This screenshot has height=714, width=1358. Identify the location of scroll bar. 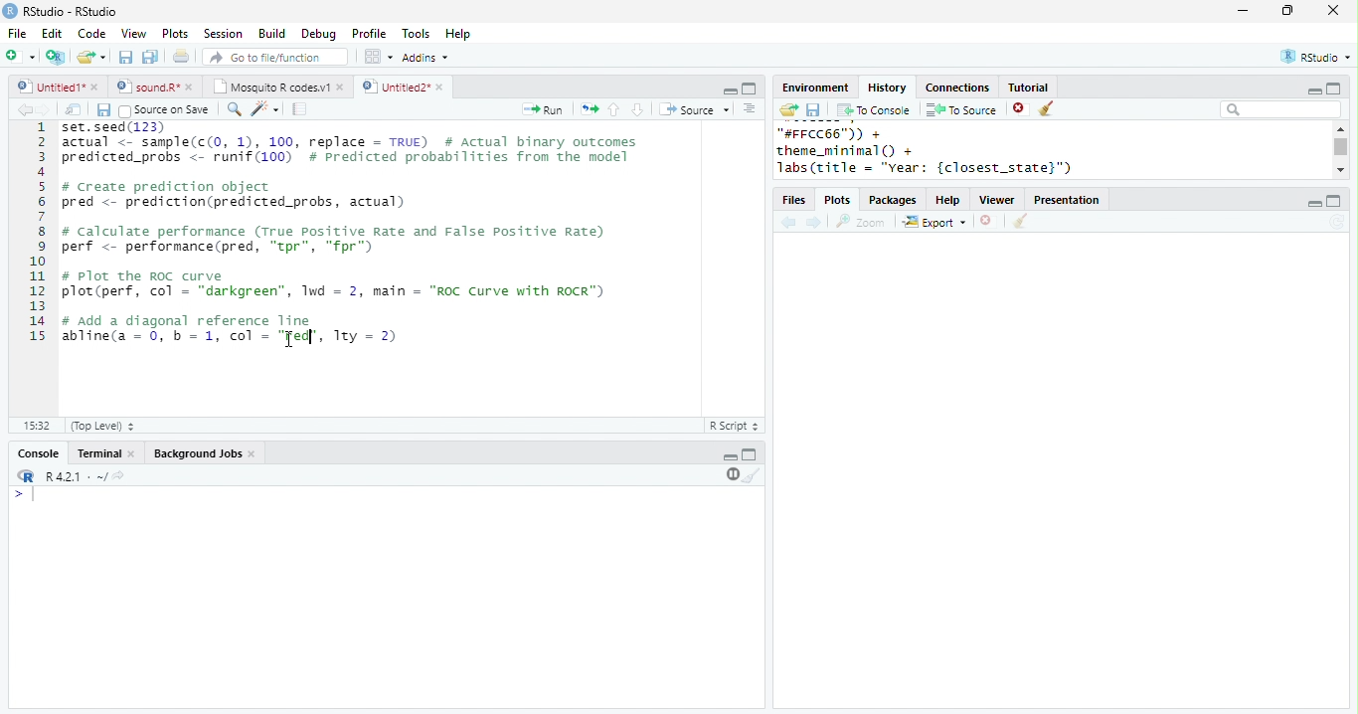
(1342, 147).